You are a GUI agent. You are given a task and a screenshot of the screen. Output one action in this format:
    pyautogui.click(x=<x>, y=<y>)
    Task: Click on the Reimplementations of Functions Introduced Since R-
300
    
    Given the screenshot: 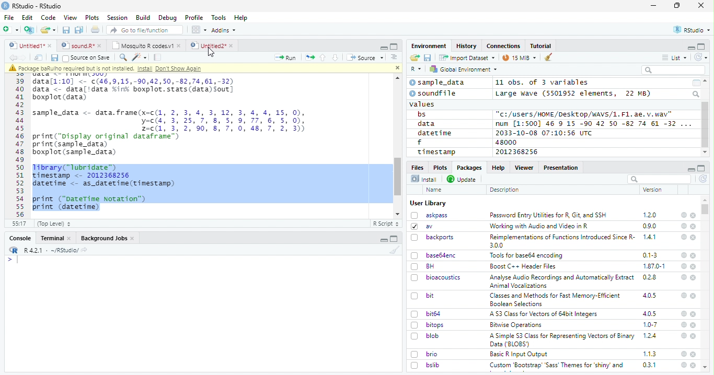 What is the action you would take?
    pyautogui.click(x=561, y=241)
    